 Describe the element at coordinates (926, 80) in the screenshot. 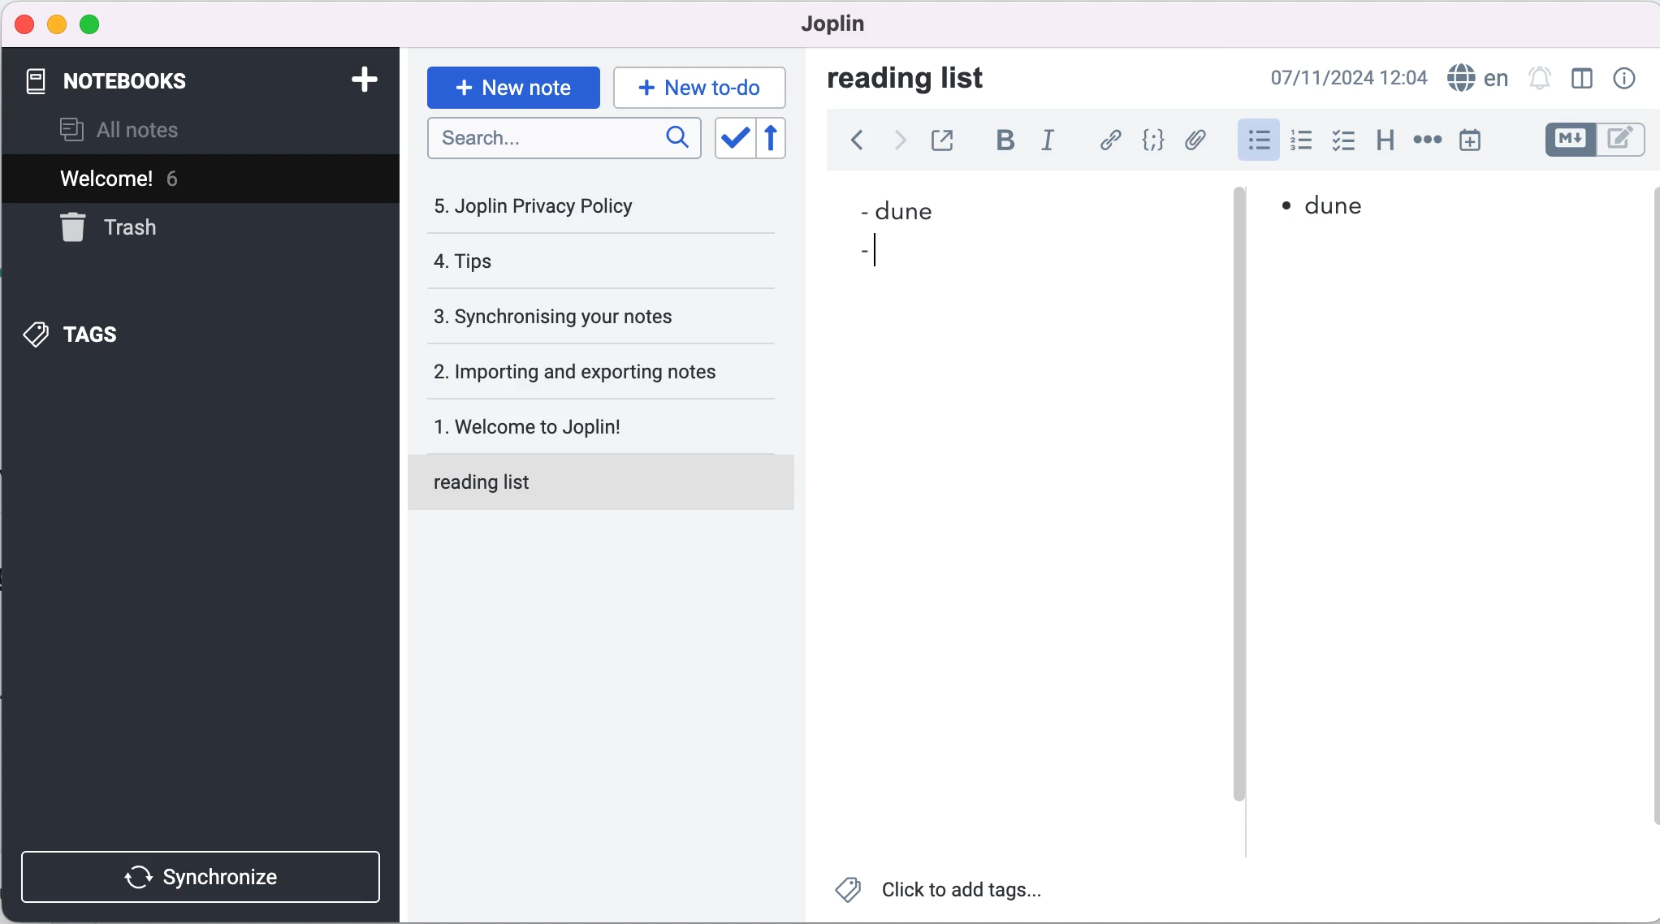

I see `reading list` at that location.